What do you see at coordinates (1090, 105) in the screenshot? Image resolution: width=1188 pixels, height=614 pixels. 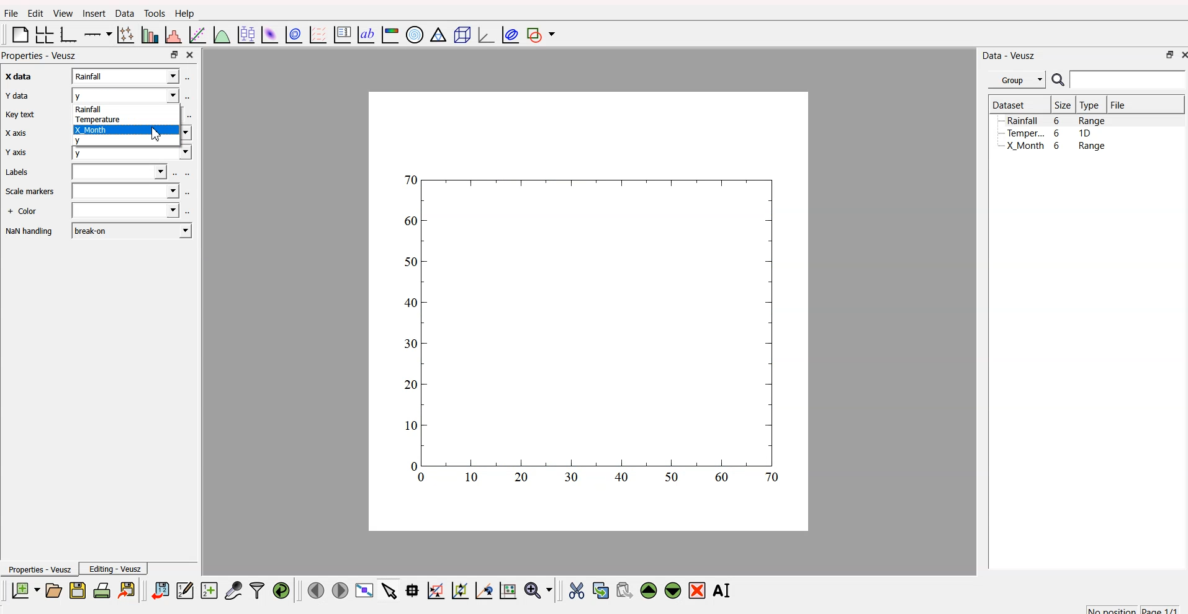 I see `Type` at bounding box center [1090, 105].